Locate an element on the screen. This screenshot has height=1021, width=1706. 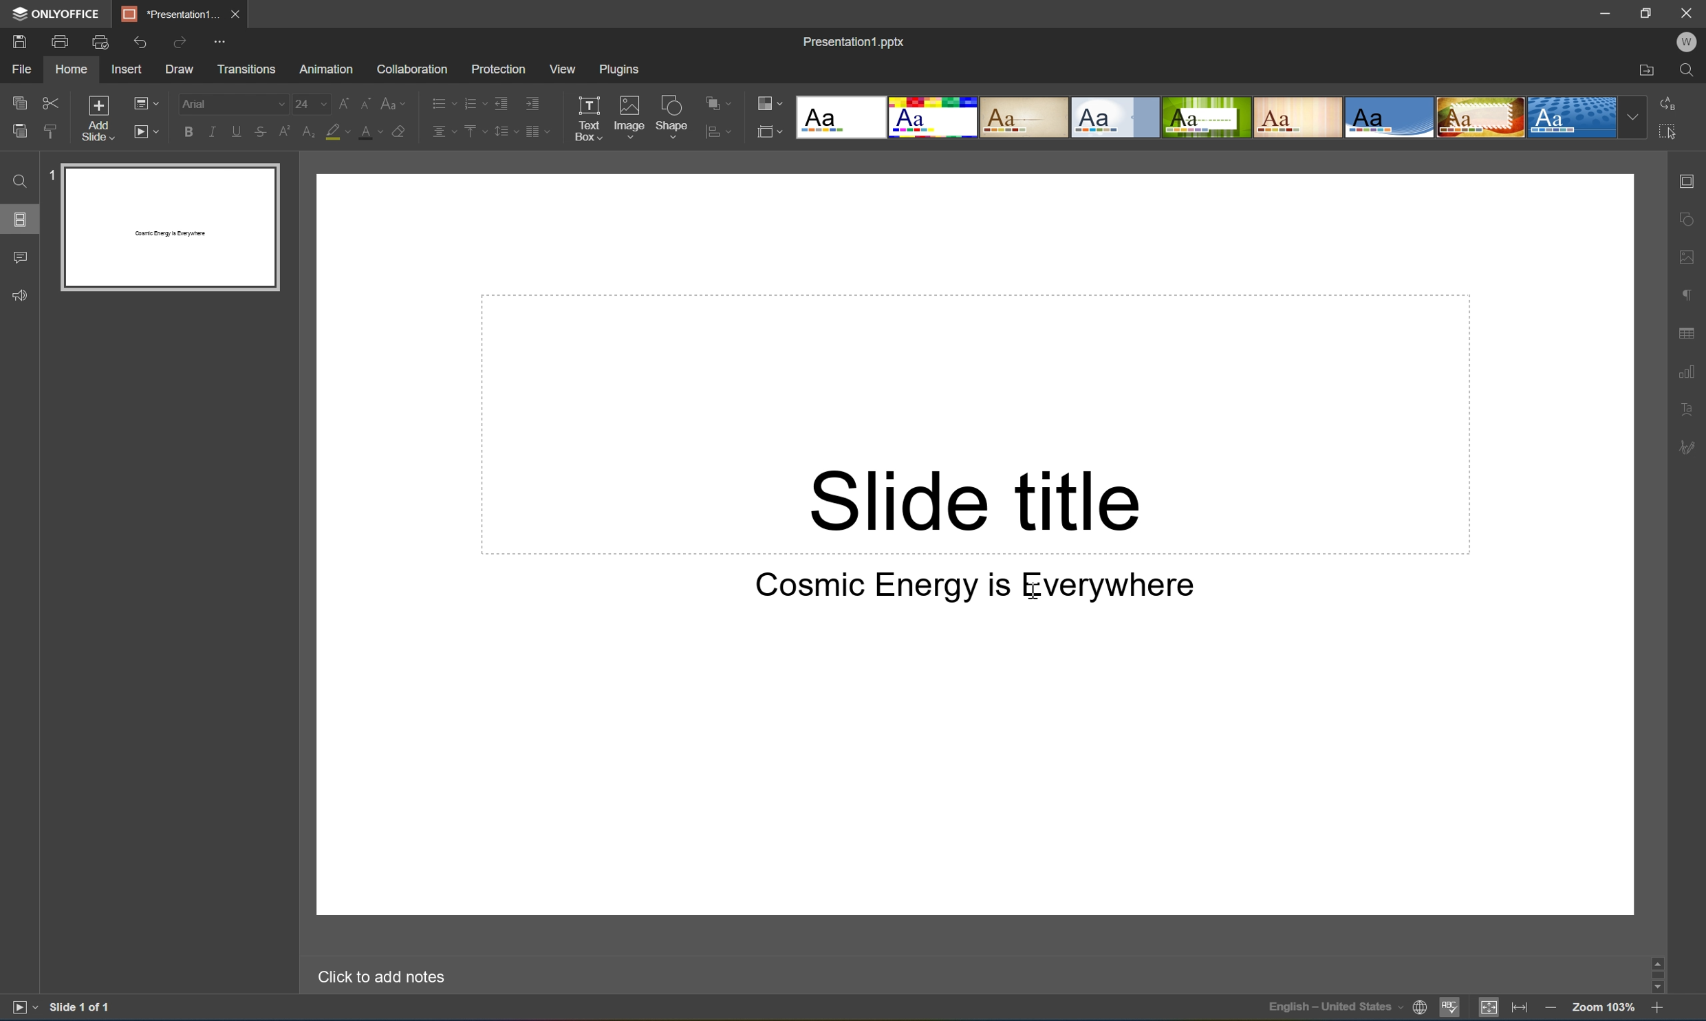
Slide title is located at coordinates (973, 499).